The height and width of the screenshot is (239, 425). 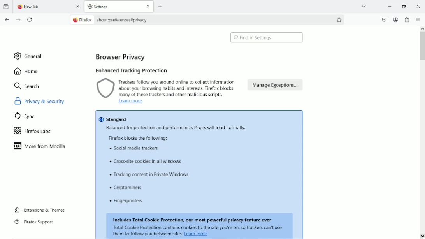 I want to click on them to follow you between sites, so click(x=147, y=235).